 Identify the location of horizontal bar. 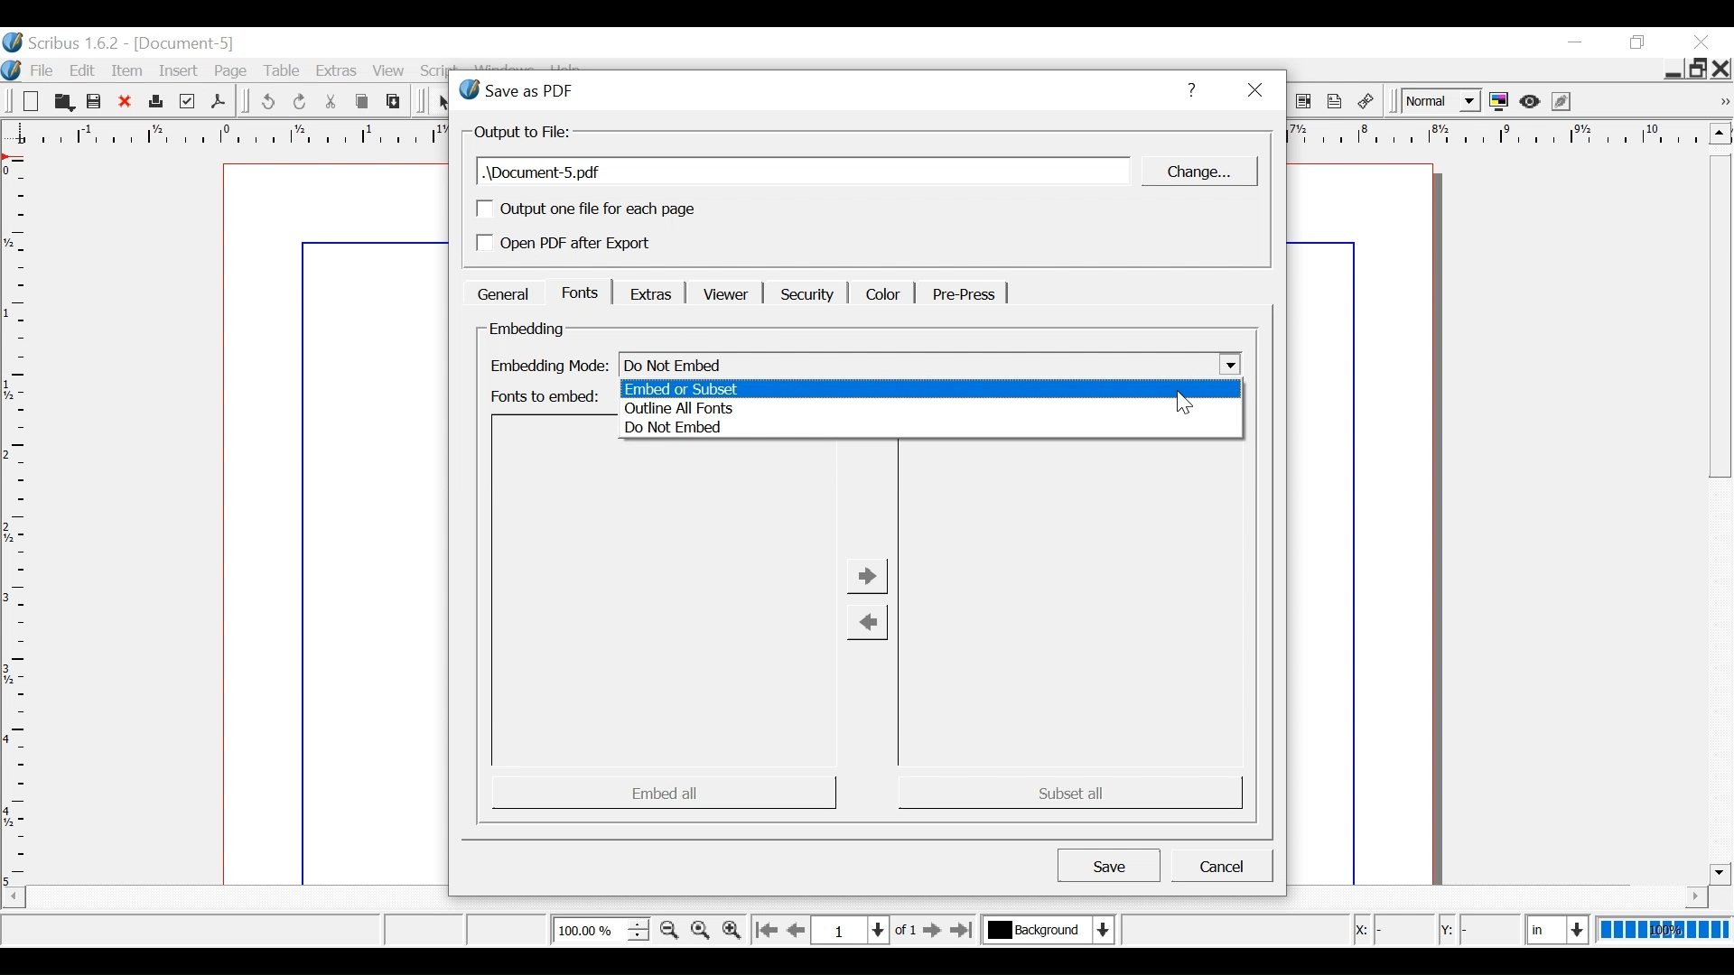
(1672, 896).